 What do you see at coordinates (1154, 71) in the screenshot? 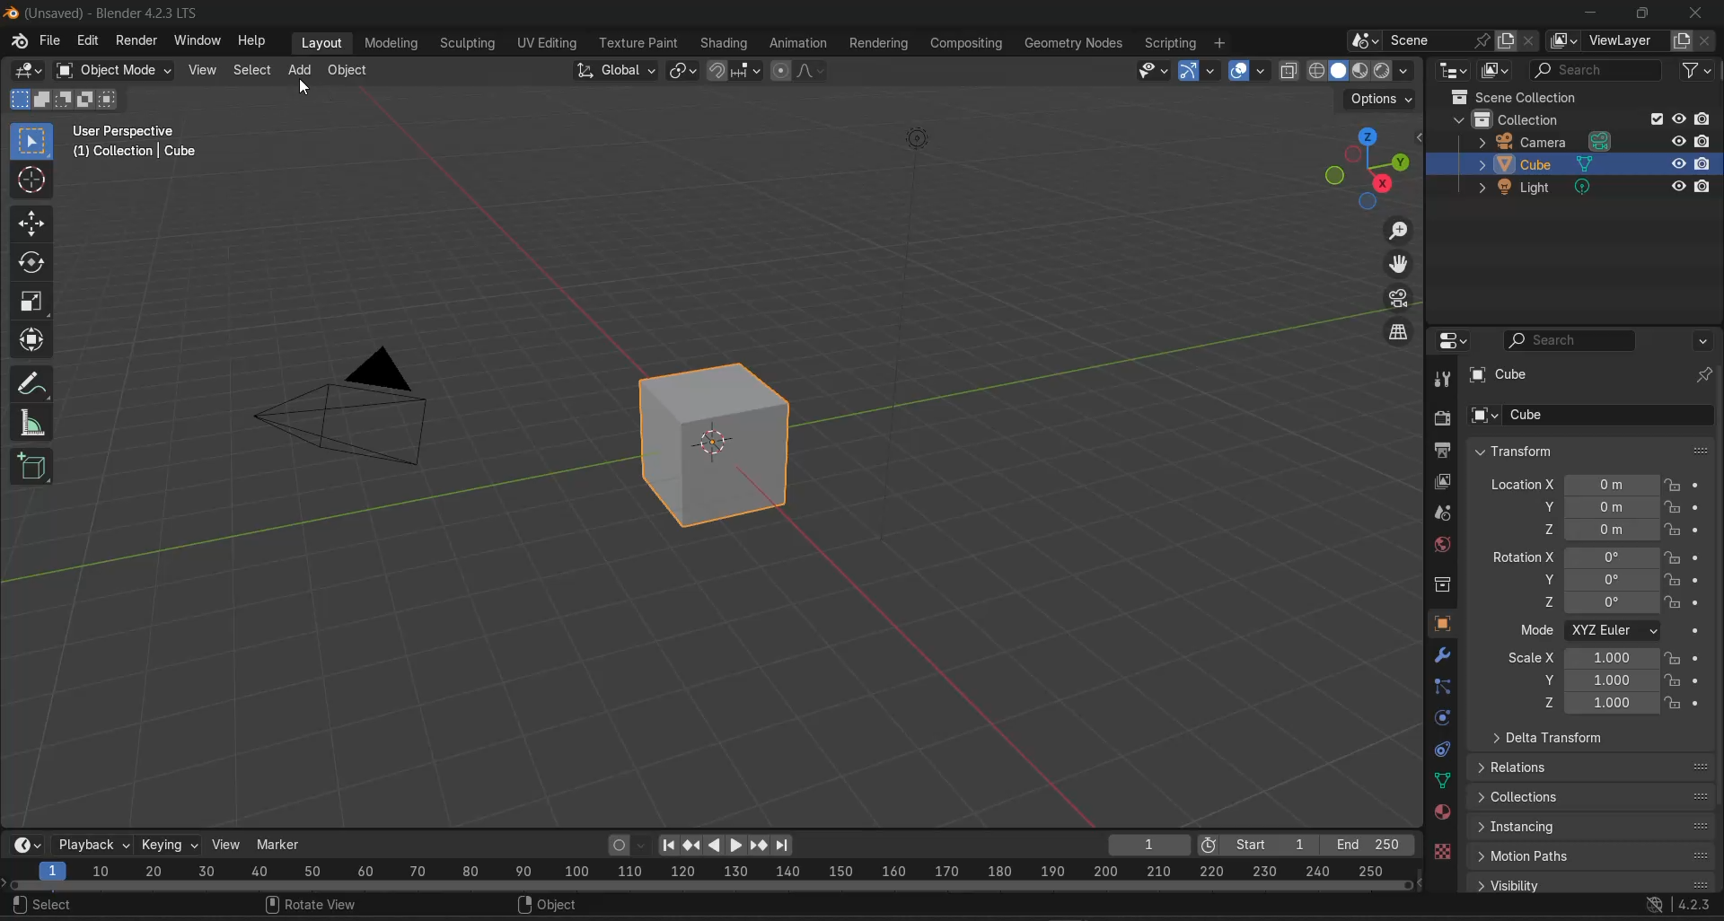
I see `selectability & visibilty` at bounding box center [1154, 71].